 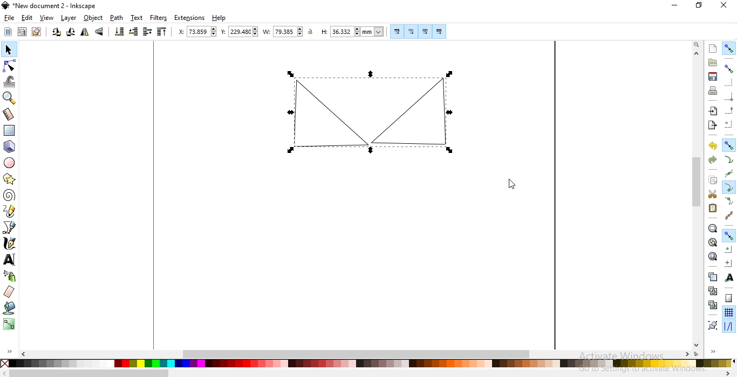 What do you see at coordinates (84, 32) in the screenshot?
I see `flip horizontally` at bounding box center [84, 32].